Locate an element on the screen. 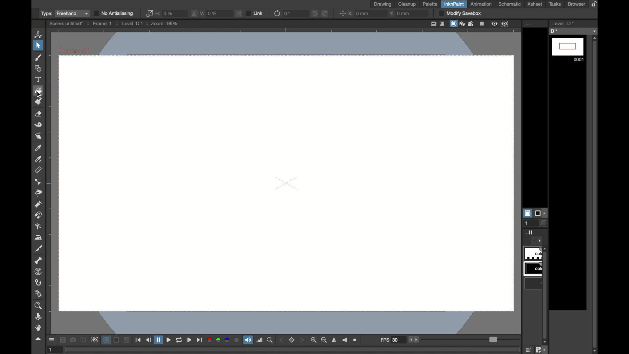 Image resolution: width=629 pixels, height=354 pixels. previous frame is located at coordinates (149, 340).